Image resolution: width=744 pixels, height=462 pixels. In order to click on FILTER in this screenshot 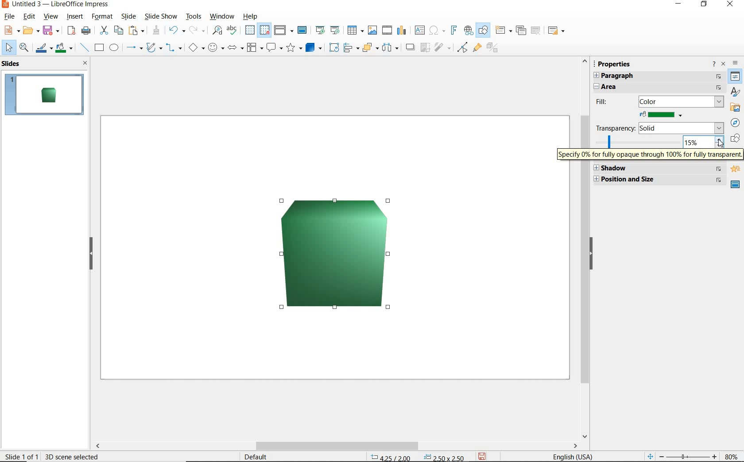, I will do `click(442, 48)`.